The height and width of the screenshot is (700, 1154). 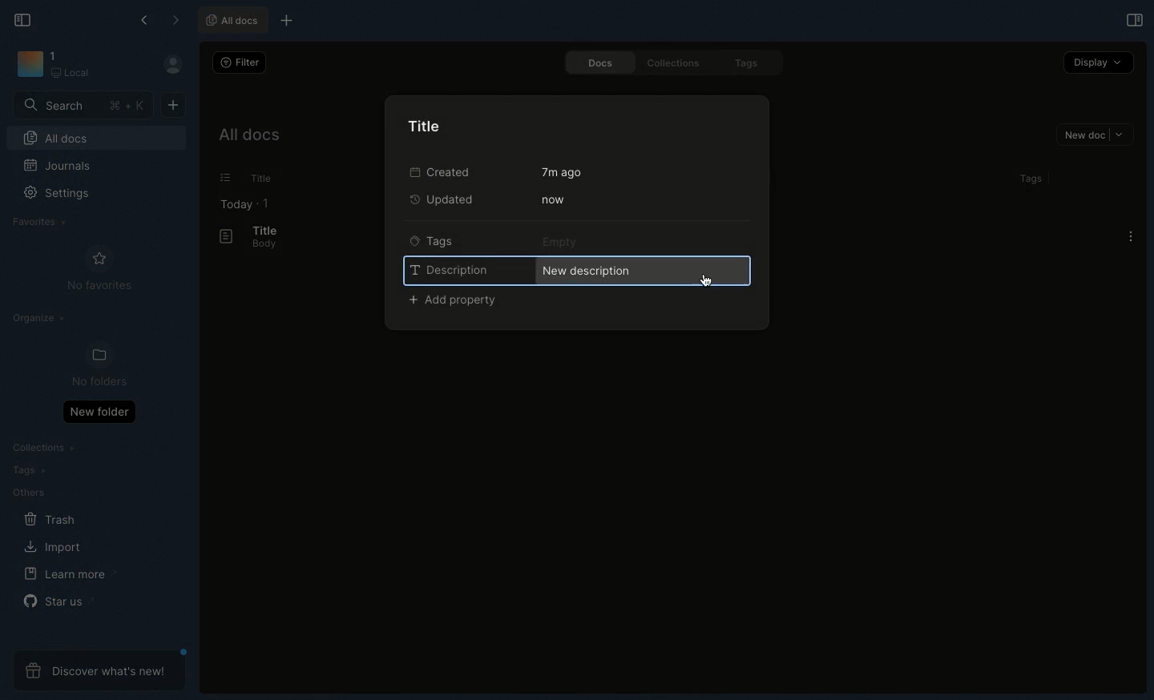 I want to click on All docs, so click(x=96, y=140).